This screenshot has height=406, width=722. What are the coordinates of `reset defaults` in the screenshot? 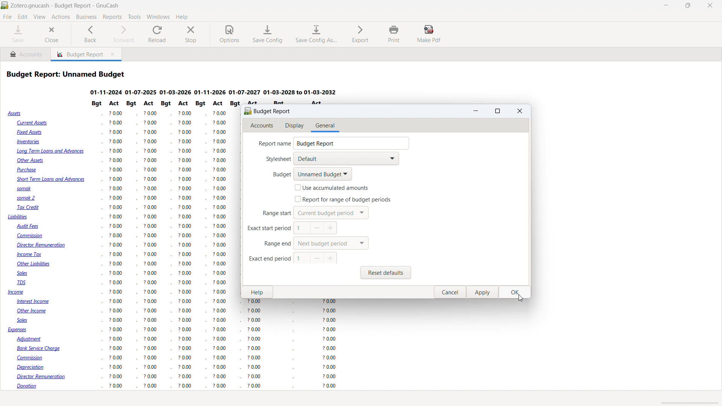 It's located at (386, 273).